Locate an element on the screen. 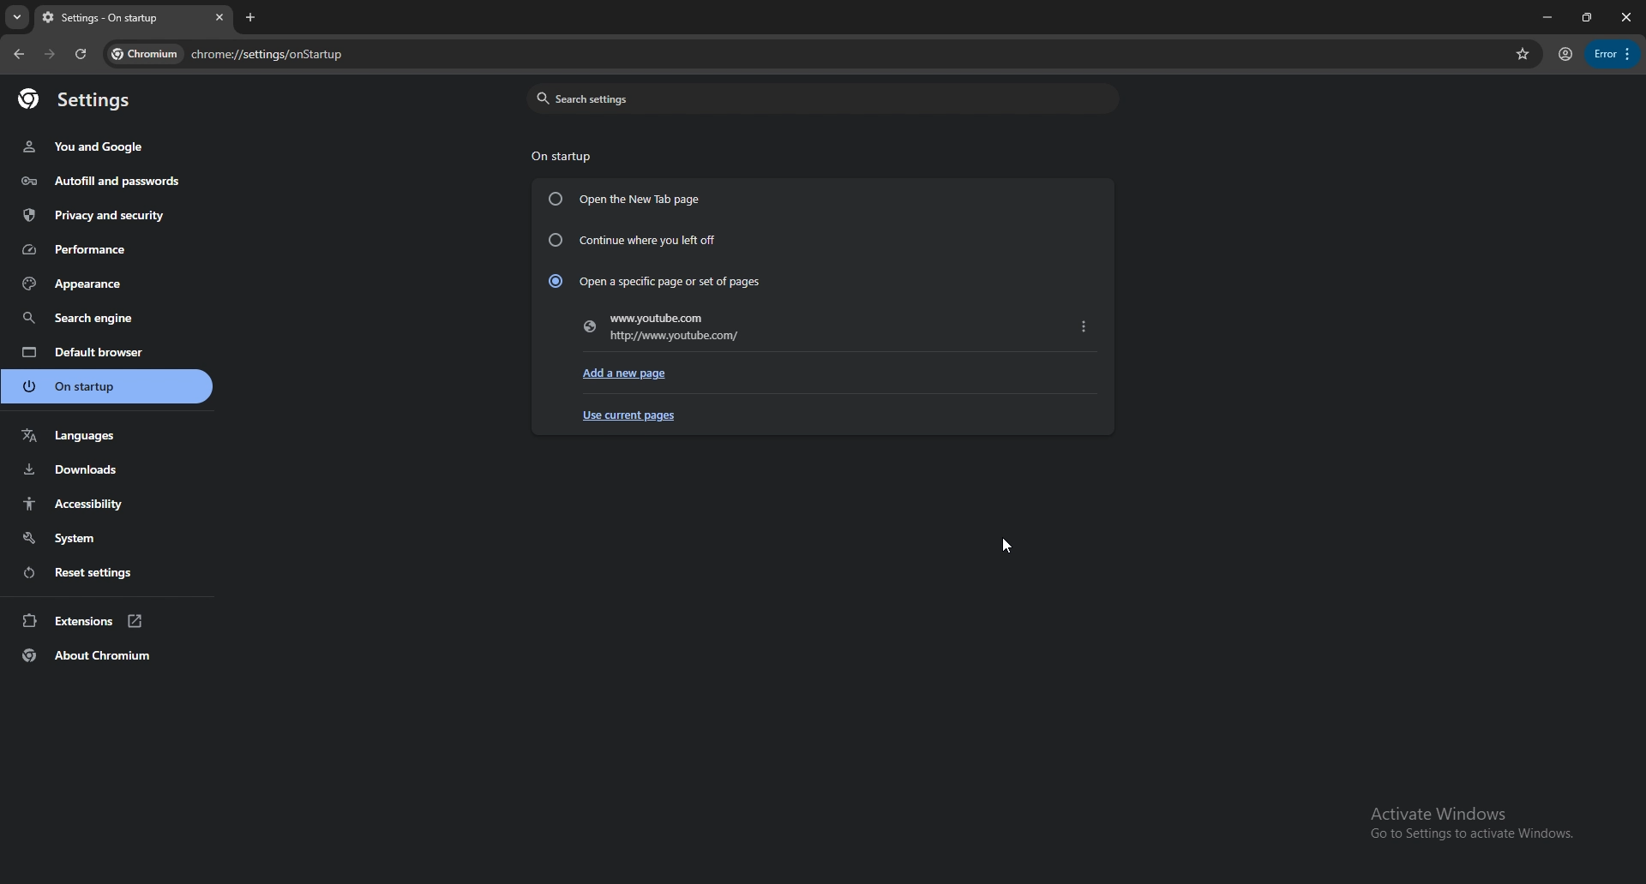 This screenshot has width=1646, height=884. cursor is located at coordinates (1005, 547).